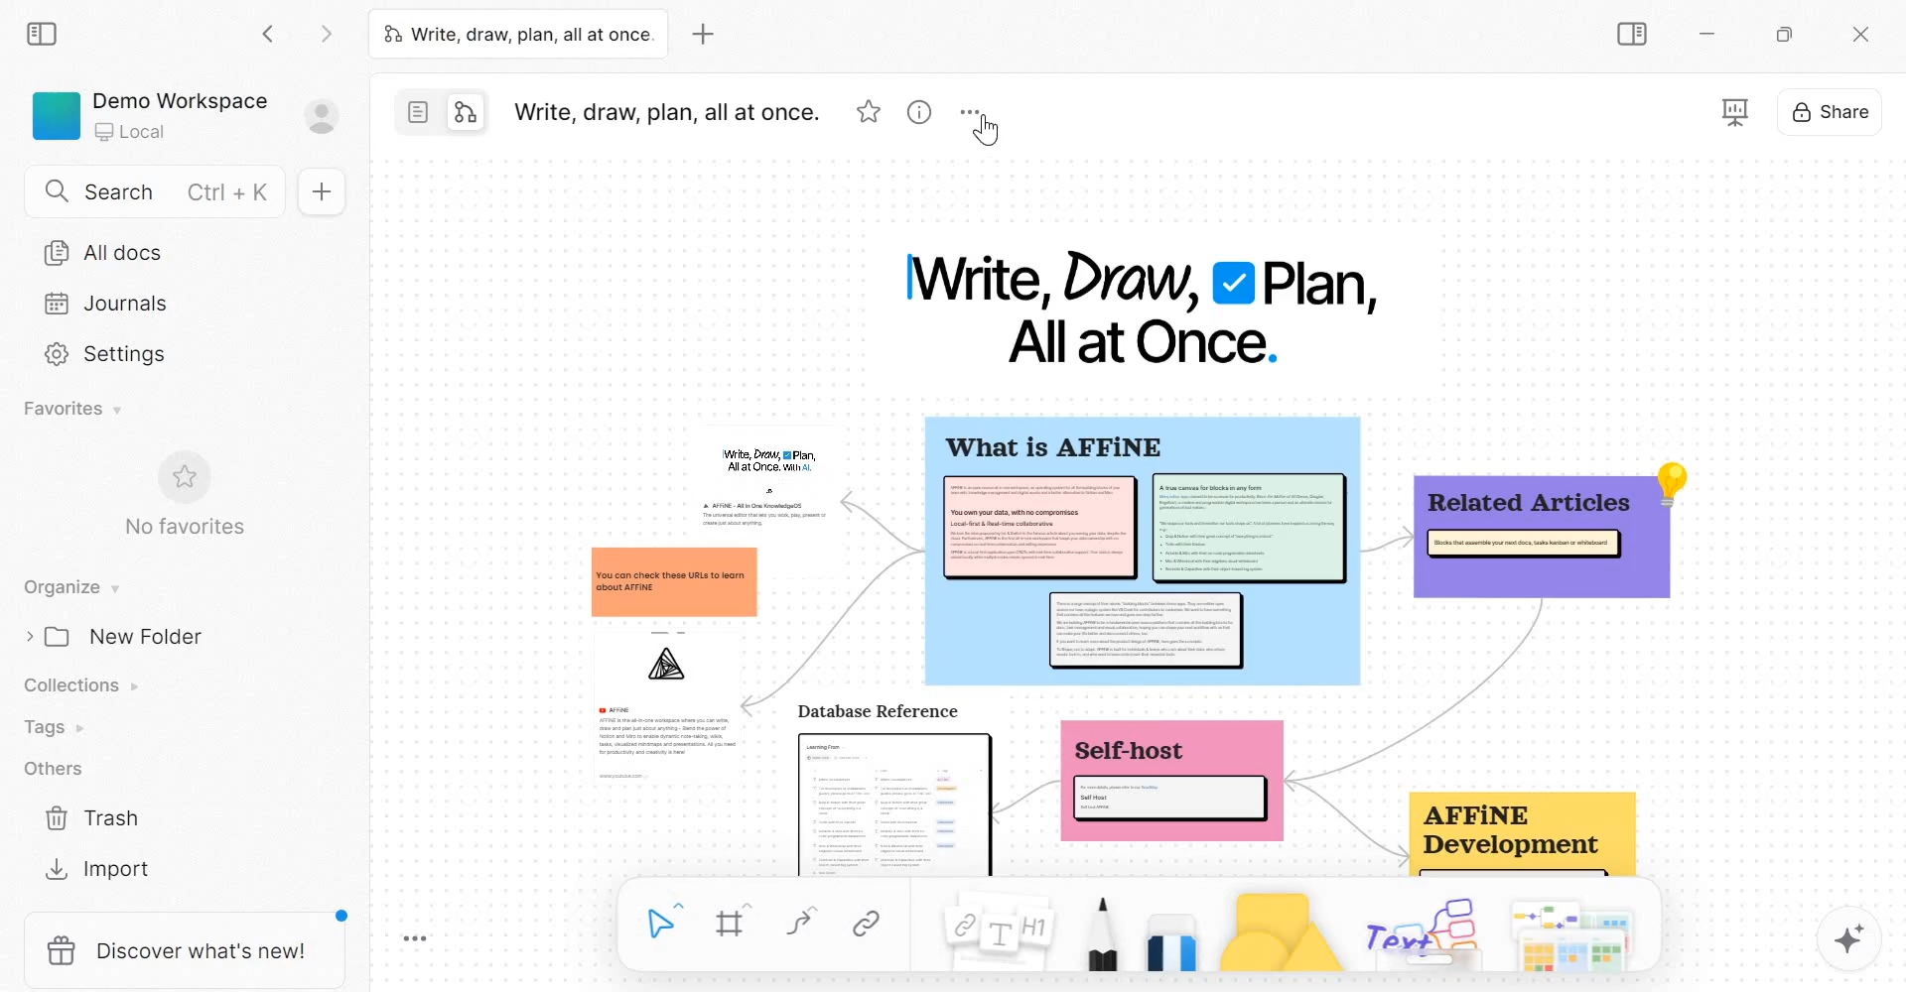 This screenshot has height=992, width=1906. Describe the element at coordinates (185, 530) in the screenshot. I see `No favorites` at that location.